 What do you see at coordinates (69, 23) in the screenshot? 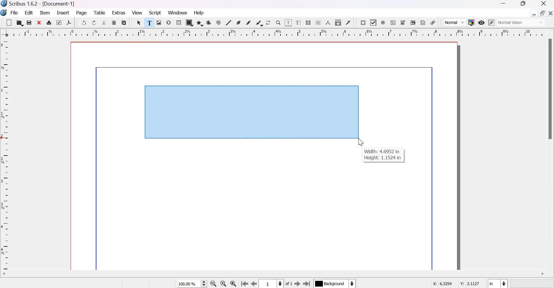
I see `save as pdf` at bounding box center [69, 23].